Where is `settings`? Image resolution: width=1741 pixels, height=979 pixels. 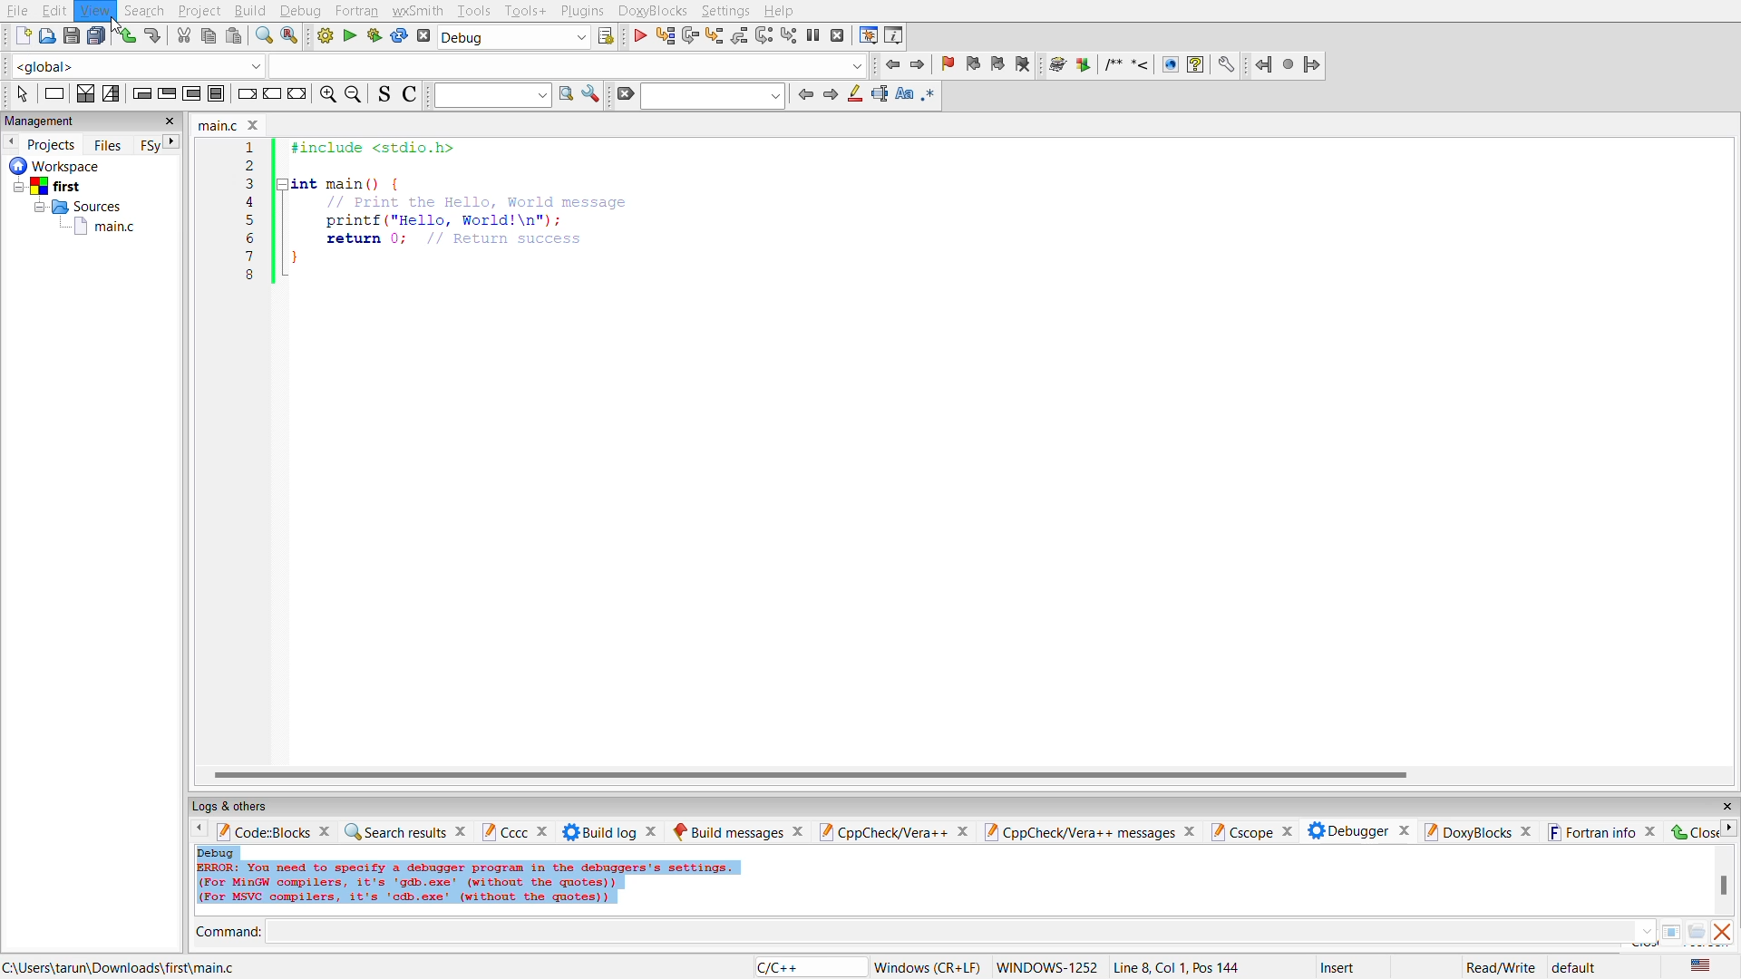 settings is located at coordinates (728, 11).